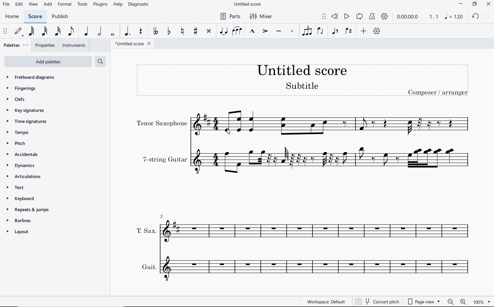  What do you see at coordinates (155, 32) in the screenshot?
I see `TOGGLE-DOUBLE FLAT` at bounding box center [155, 32].